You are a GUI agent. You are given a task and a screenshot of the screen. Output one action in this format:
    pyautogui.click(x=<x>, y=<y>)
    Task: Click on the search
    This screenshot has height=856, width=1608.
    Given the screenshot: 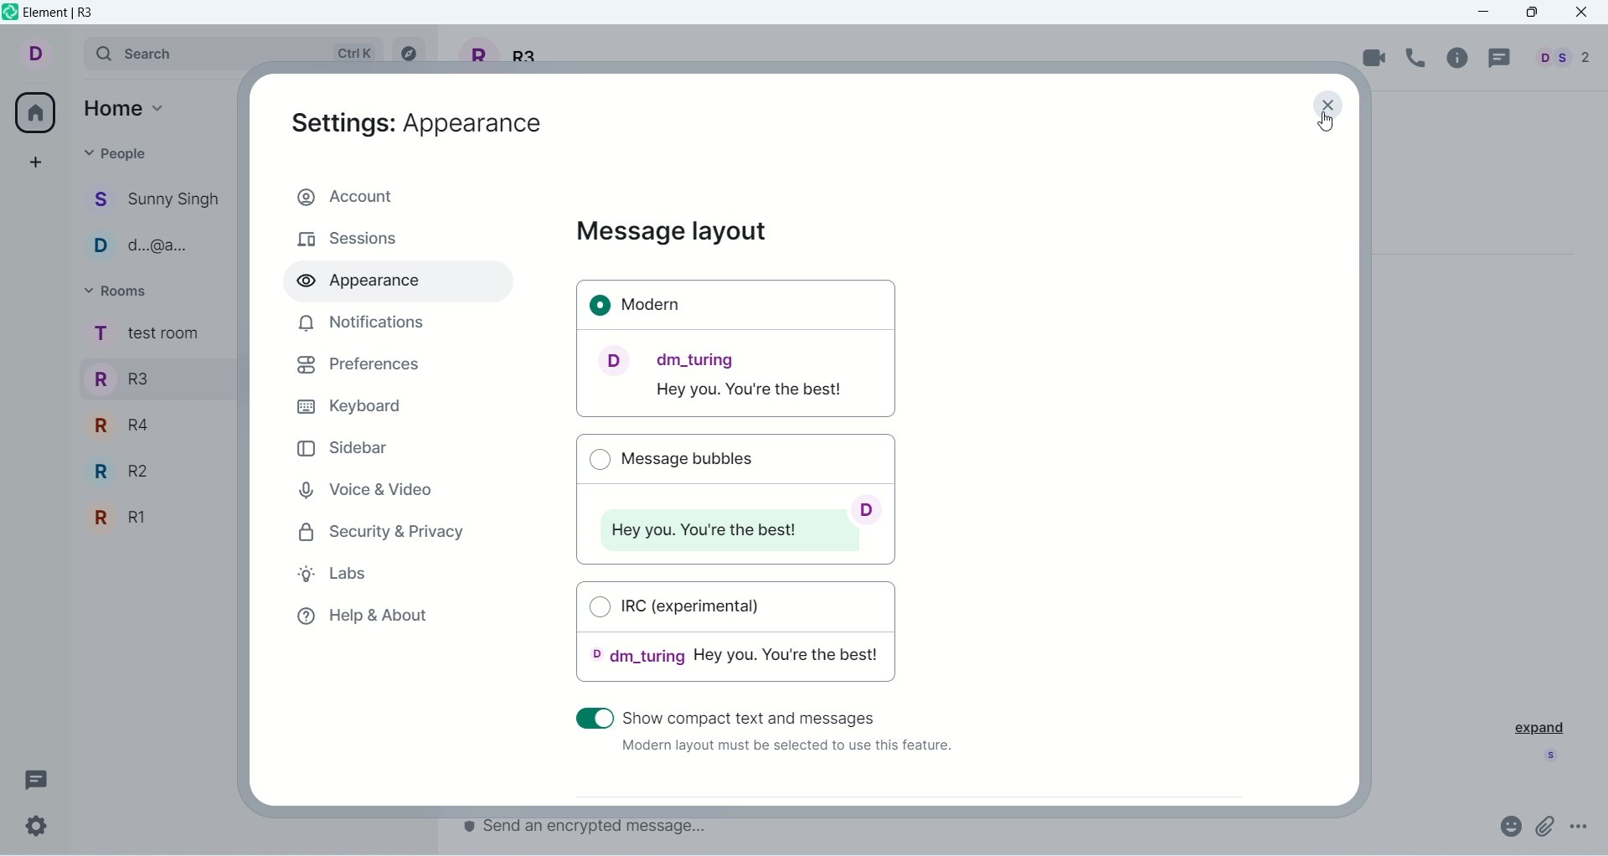 What is the action you would take?
    pyautogui.click(x=235, y=53)
    